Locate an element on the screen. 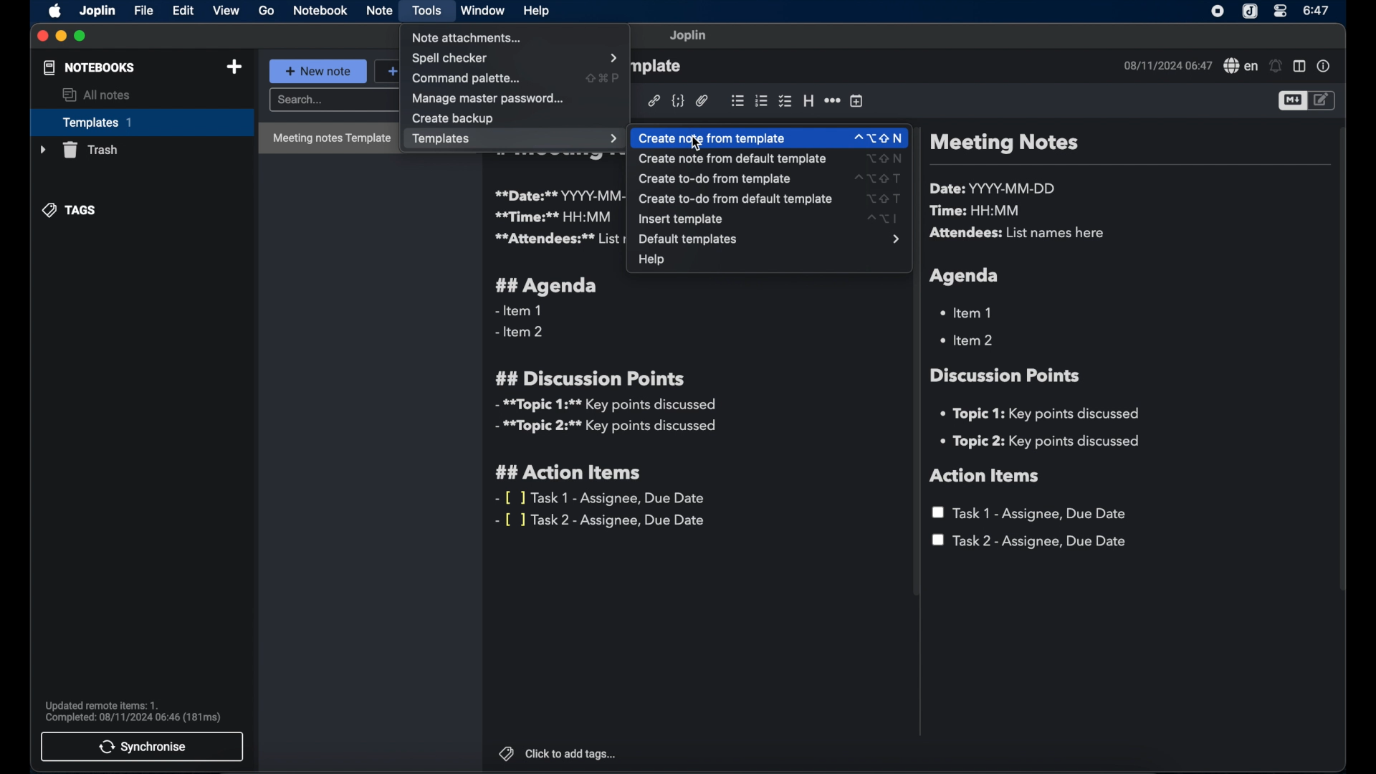  item 1 is located at coordinates (968, 312).